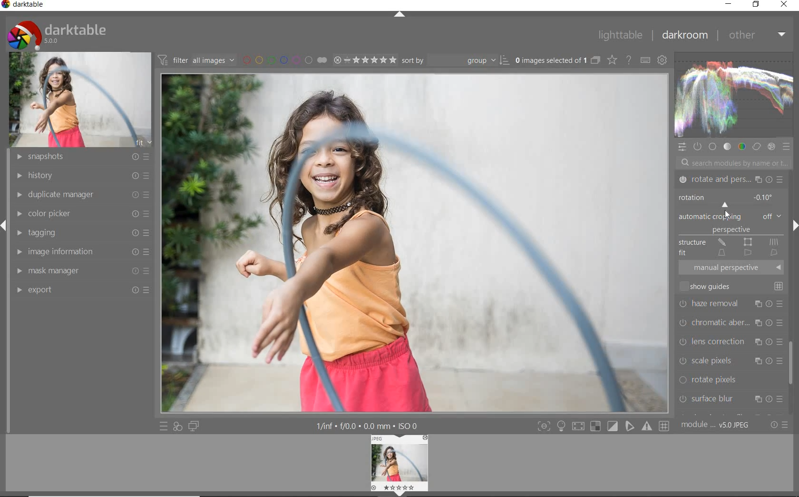 This screenshot has height=497, width=799. I want to click on darkroom, so click(685, 34).